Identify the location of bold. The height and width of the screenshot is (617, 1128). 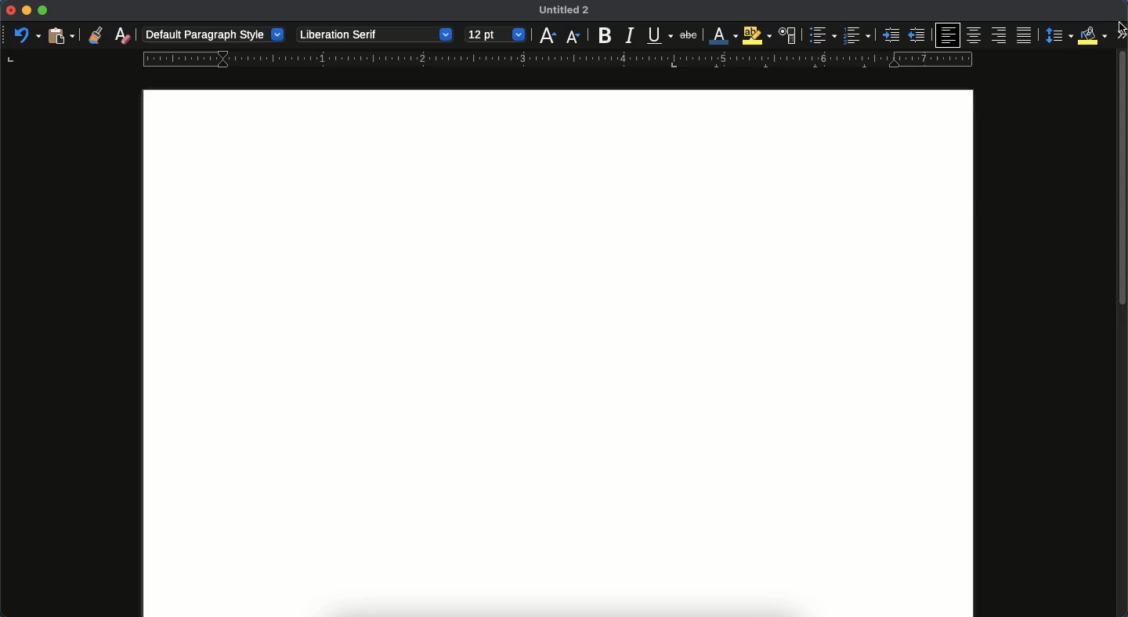
(604, 34).